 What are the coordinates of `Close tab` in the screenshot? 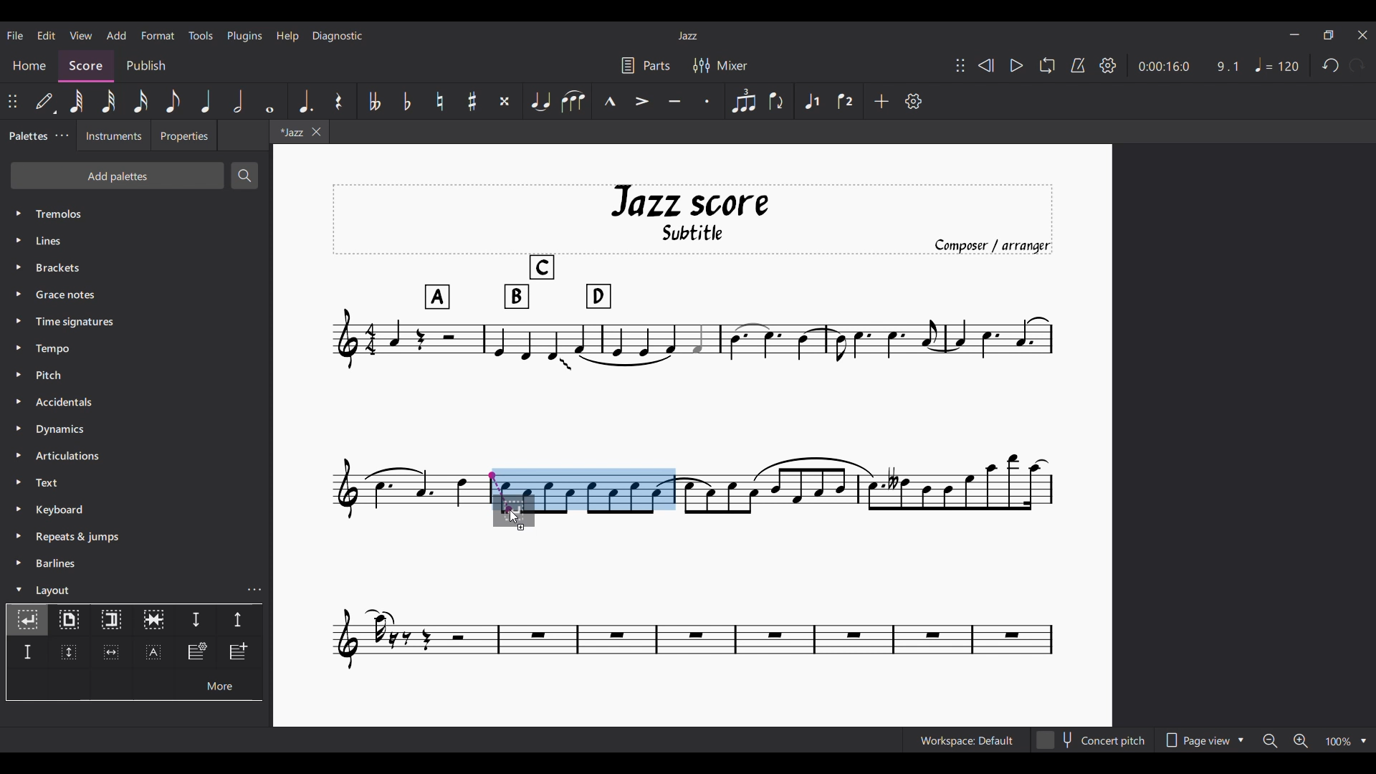 It's located at (317, 132).